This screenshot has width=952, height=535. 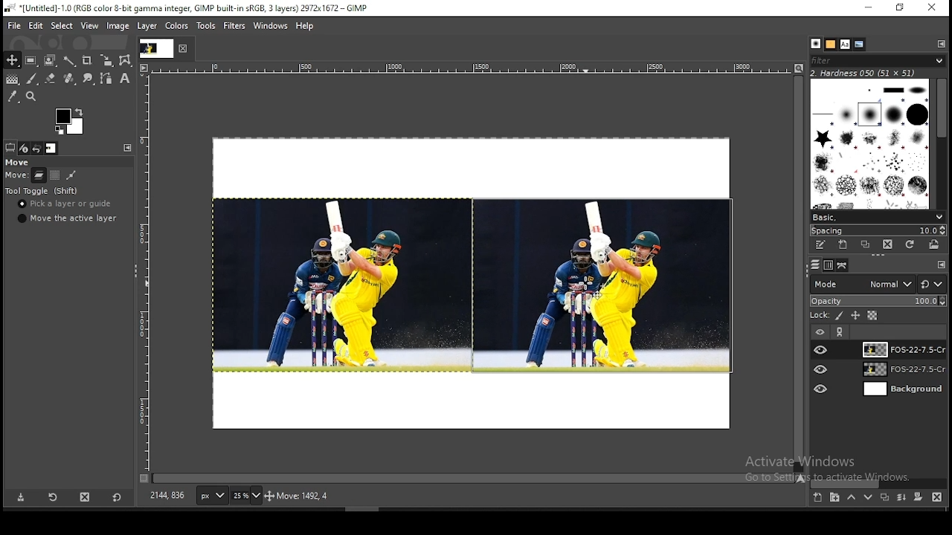 What do you see at coordinates (851, 499) in the screenshot?
I see `move layer on step up` at bounding box center [851, 499].